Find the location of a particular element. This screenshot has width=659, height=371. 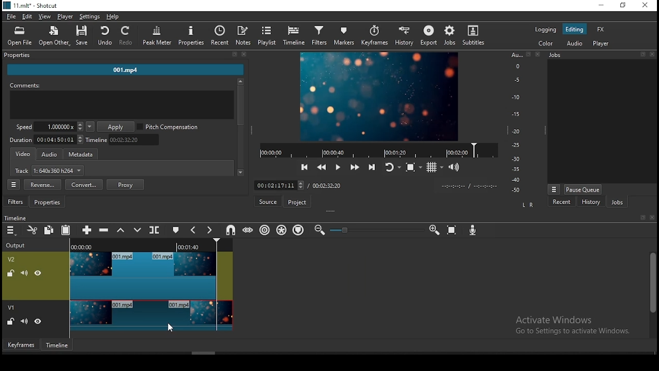

zoom timeline to fit is located at coordinates (453, 228).